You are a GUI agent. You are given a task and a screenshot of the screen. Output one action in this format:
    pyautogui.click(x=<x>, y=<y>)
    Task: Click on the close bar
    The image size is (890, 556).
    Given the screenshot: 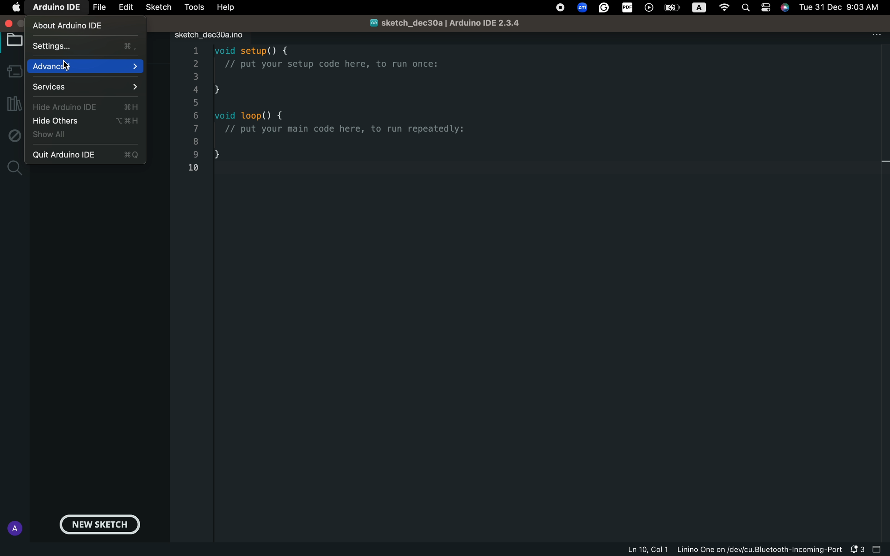 What is the action you would take?
    pyautogui.click(x=878, y=549)
    